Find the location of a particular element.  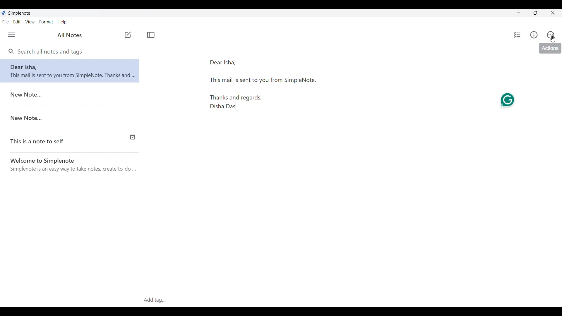

Note-Dear Disha is located at coordinates (70, 70).